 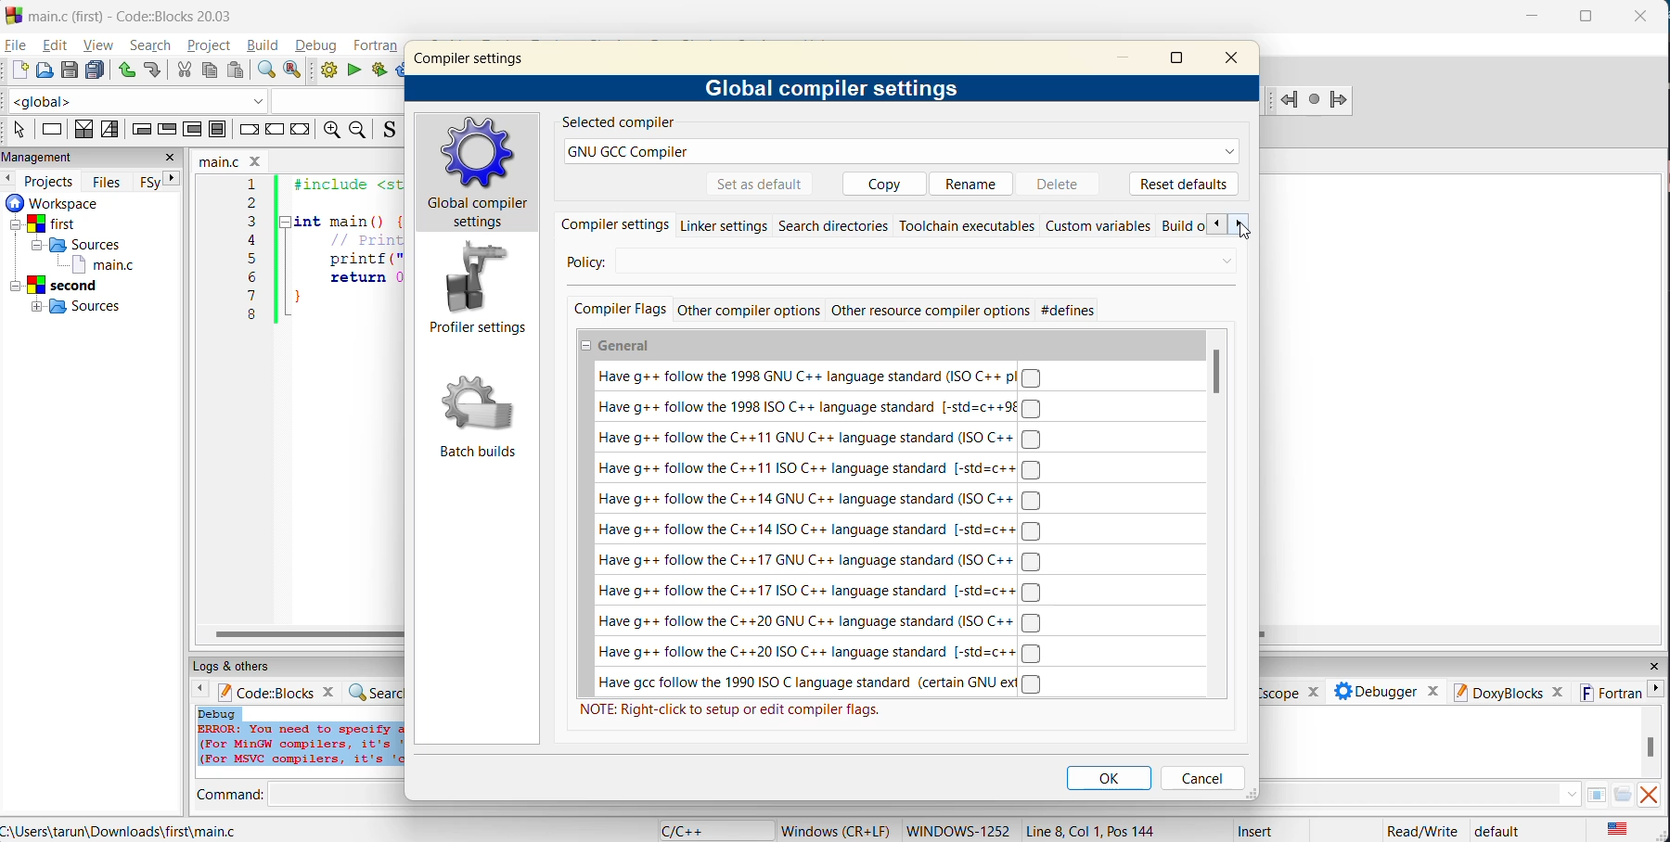 I want to click on Jump forward, so click(x=1338, y=100).